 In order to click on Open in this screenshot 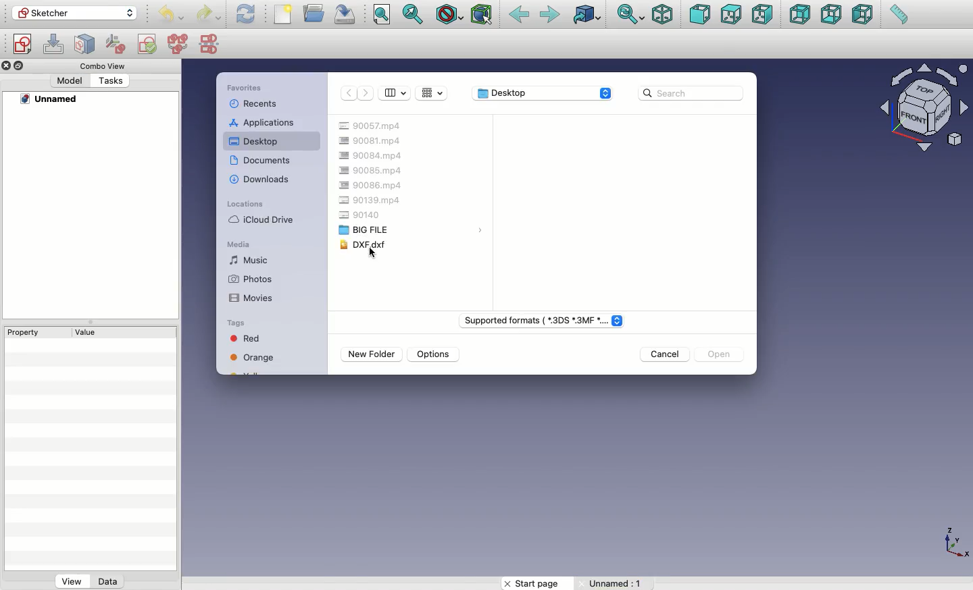, I will do `click(722, 354)`.